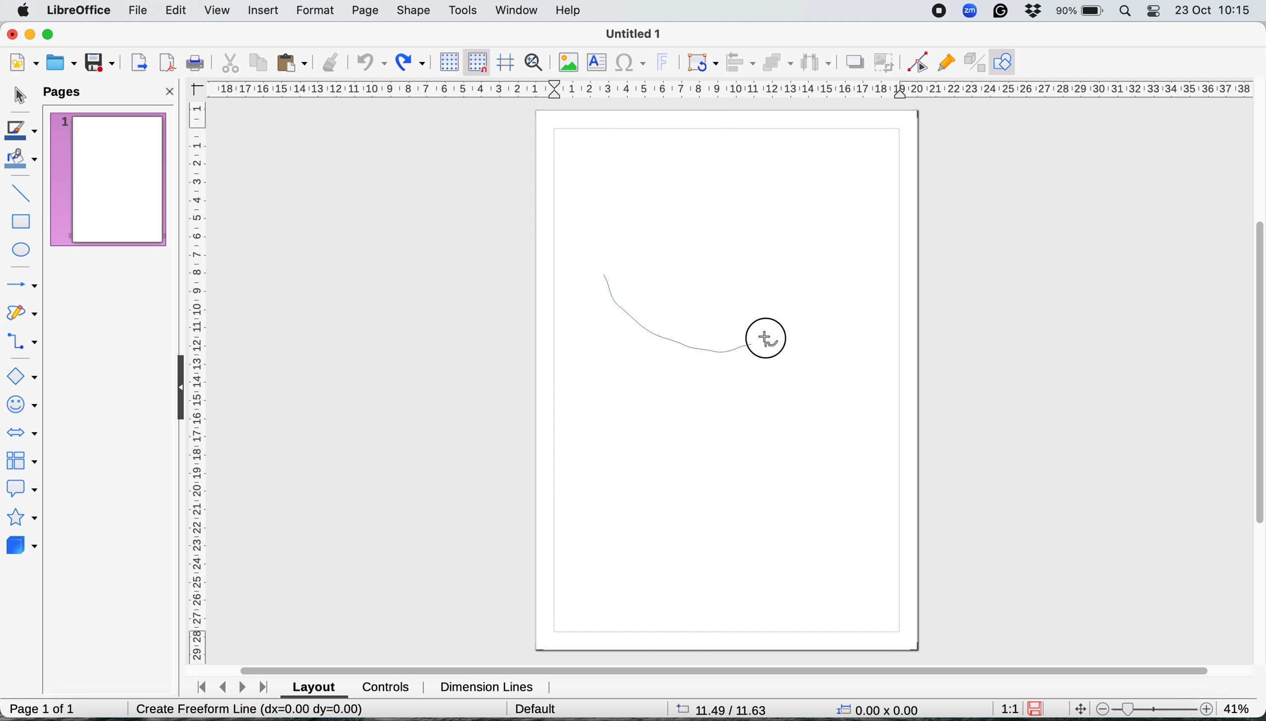 The height and width of the screenshot is (721, 1266). What do you see at coordinates (571, 11) in the screenshot?
I see `help` at bounding box center [571, 11].